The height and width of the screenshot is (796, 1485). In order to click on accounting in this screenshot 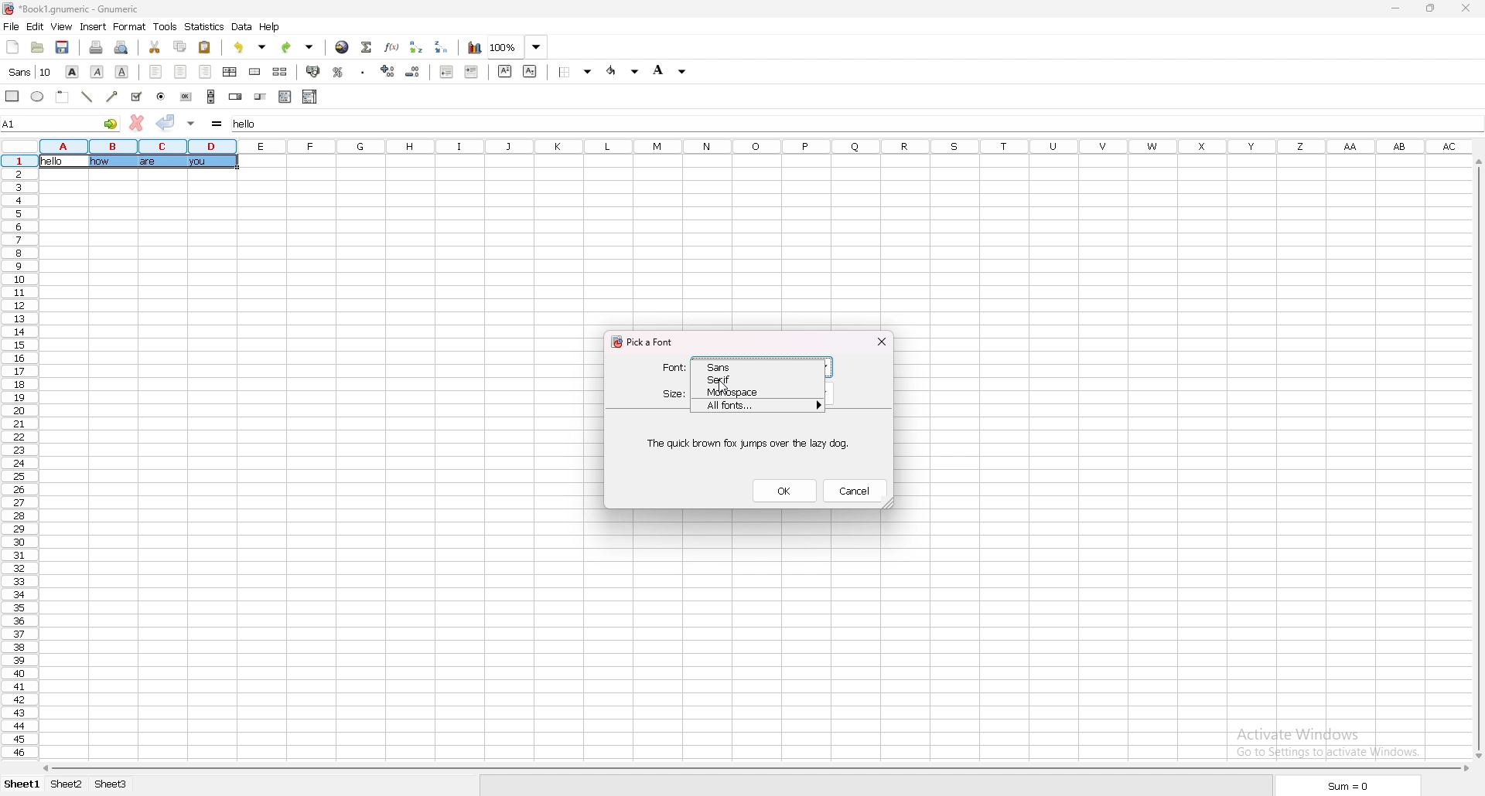, I will do `click(315, 72)`.